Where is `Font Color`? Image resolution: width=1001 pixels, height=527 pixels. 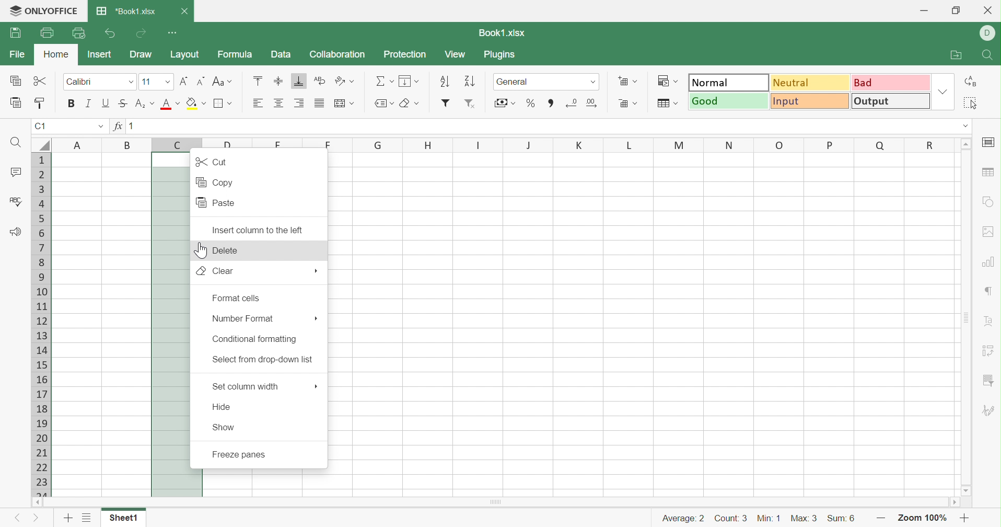 Font Color is located at coordinates (168, 104).